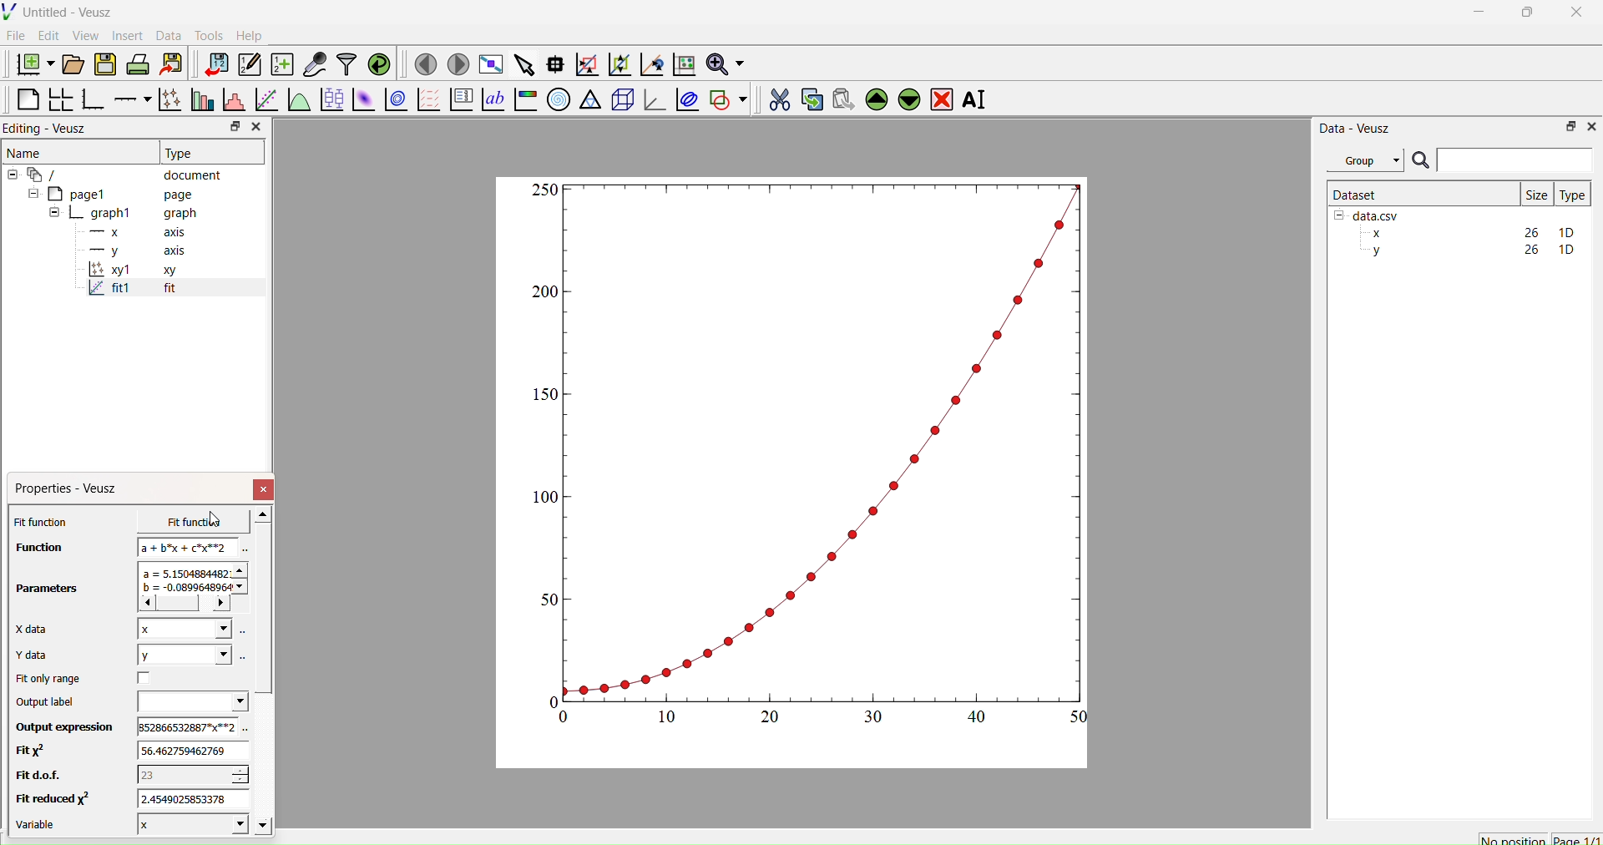  I want to click on Plot points with lines and errorbars, so click(168, 99).